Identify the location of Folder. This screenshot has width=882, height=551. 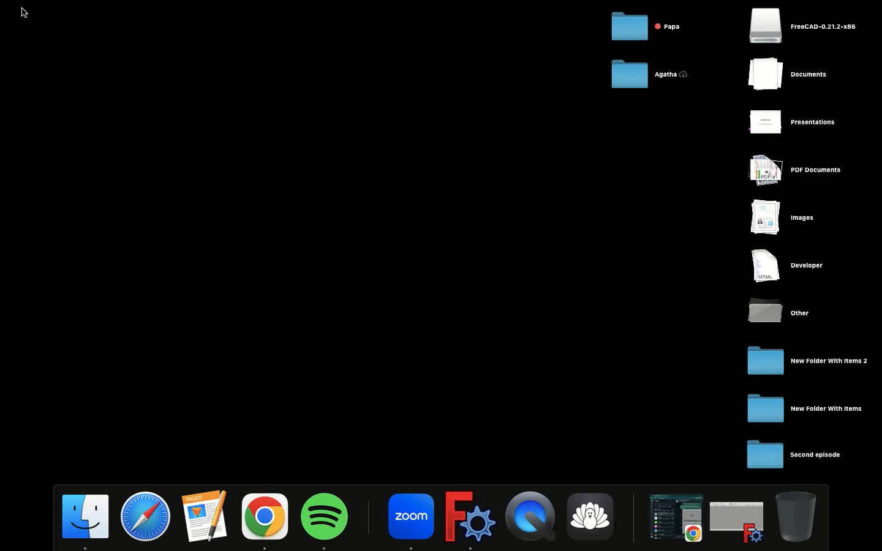
(809, 359).